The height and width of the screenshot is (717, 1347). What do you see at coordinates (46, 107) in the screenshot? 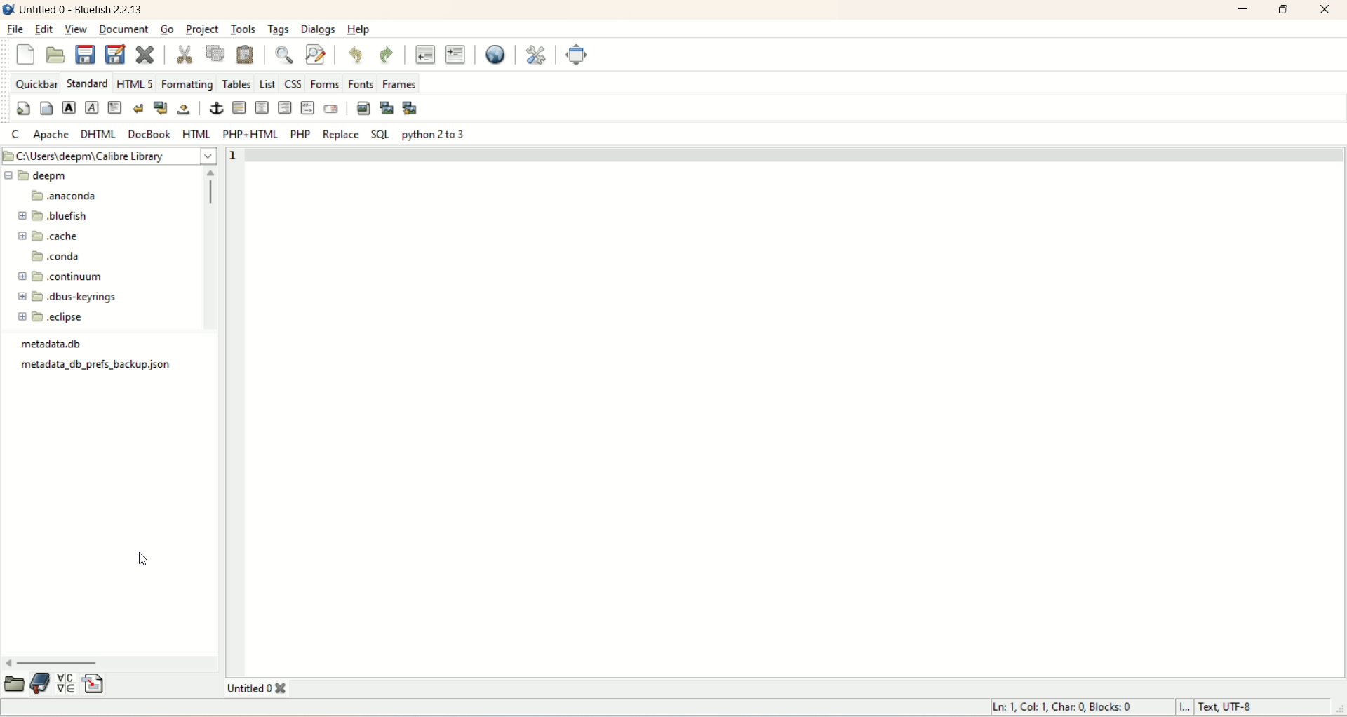
I see `body` at bounding box center [46, 107].